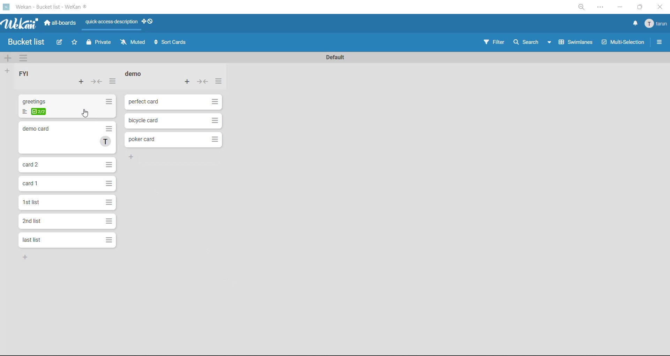 Image resolution: width=670 pixels, height=356 pixels. I want to click on zoom, so click(581, 8).